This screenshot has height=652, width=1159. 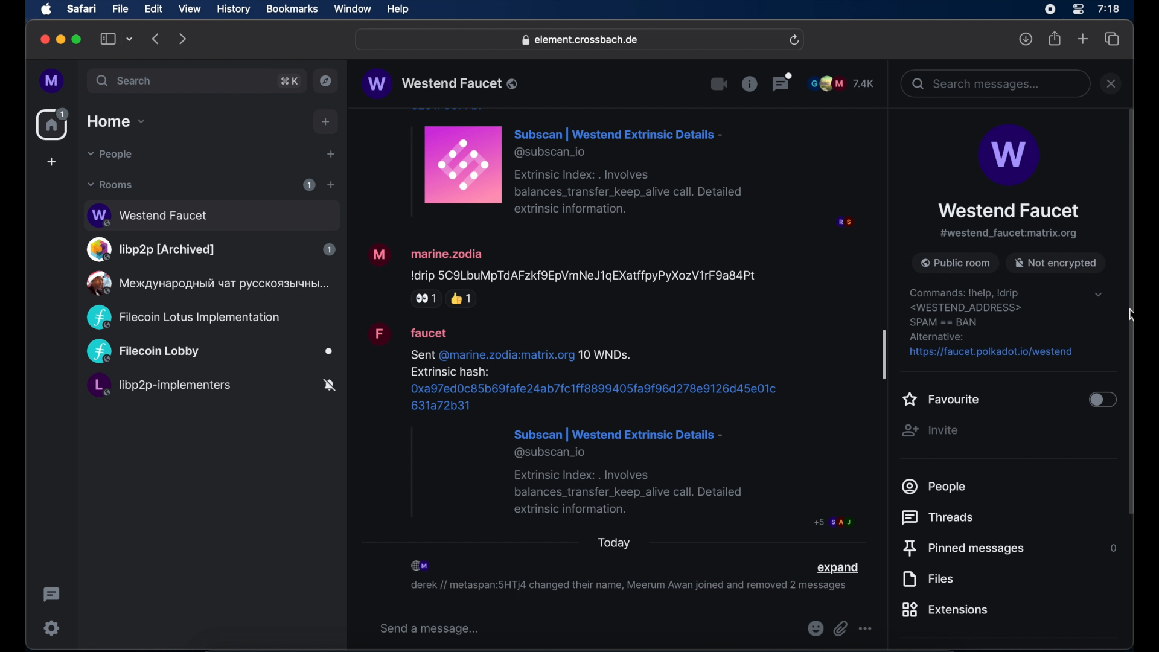 I want to click on 0, so click(x=1113, y=549).